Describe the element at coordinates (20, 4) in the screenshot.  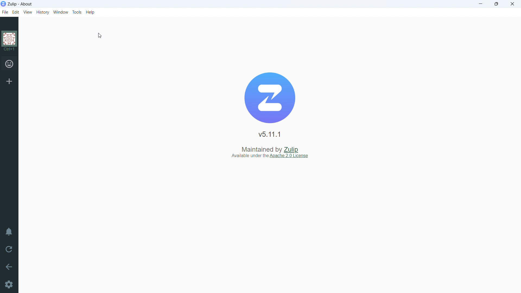
I see `Application logo and name with file name` at that location.